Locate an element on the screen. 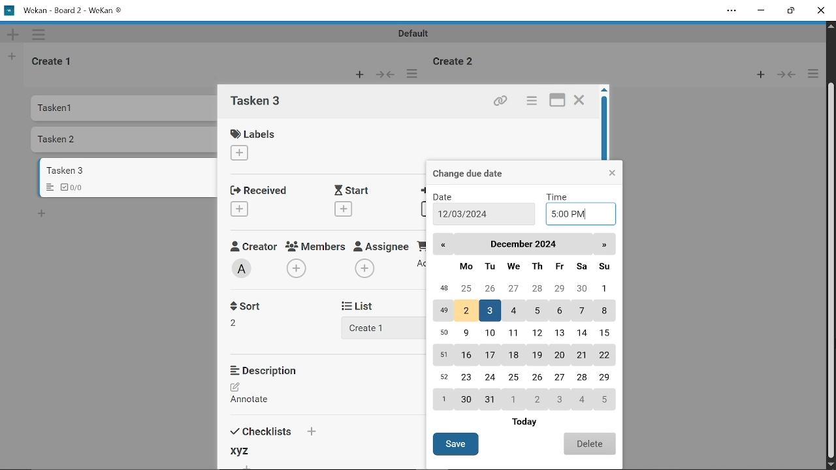 The height and width of the screenshot is (470, 836). Vertical scrollbar is located at coordinates (830, 271).